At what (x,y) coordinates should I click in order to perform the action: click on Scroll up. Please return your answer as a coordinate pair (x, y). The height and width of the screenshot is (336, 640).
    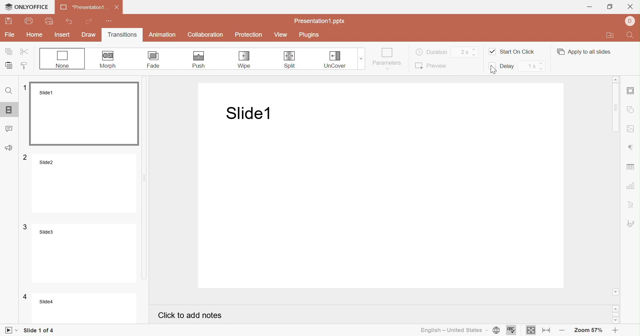
    Looking at the image, I should click on (616, 79).